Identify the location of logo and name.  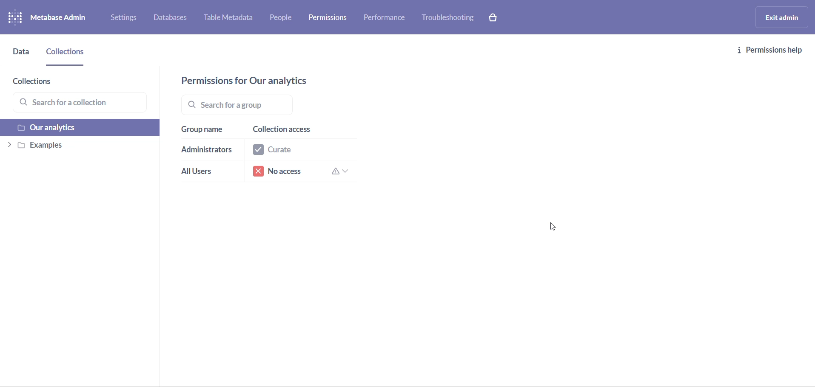
(54, 18).